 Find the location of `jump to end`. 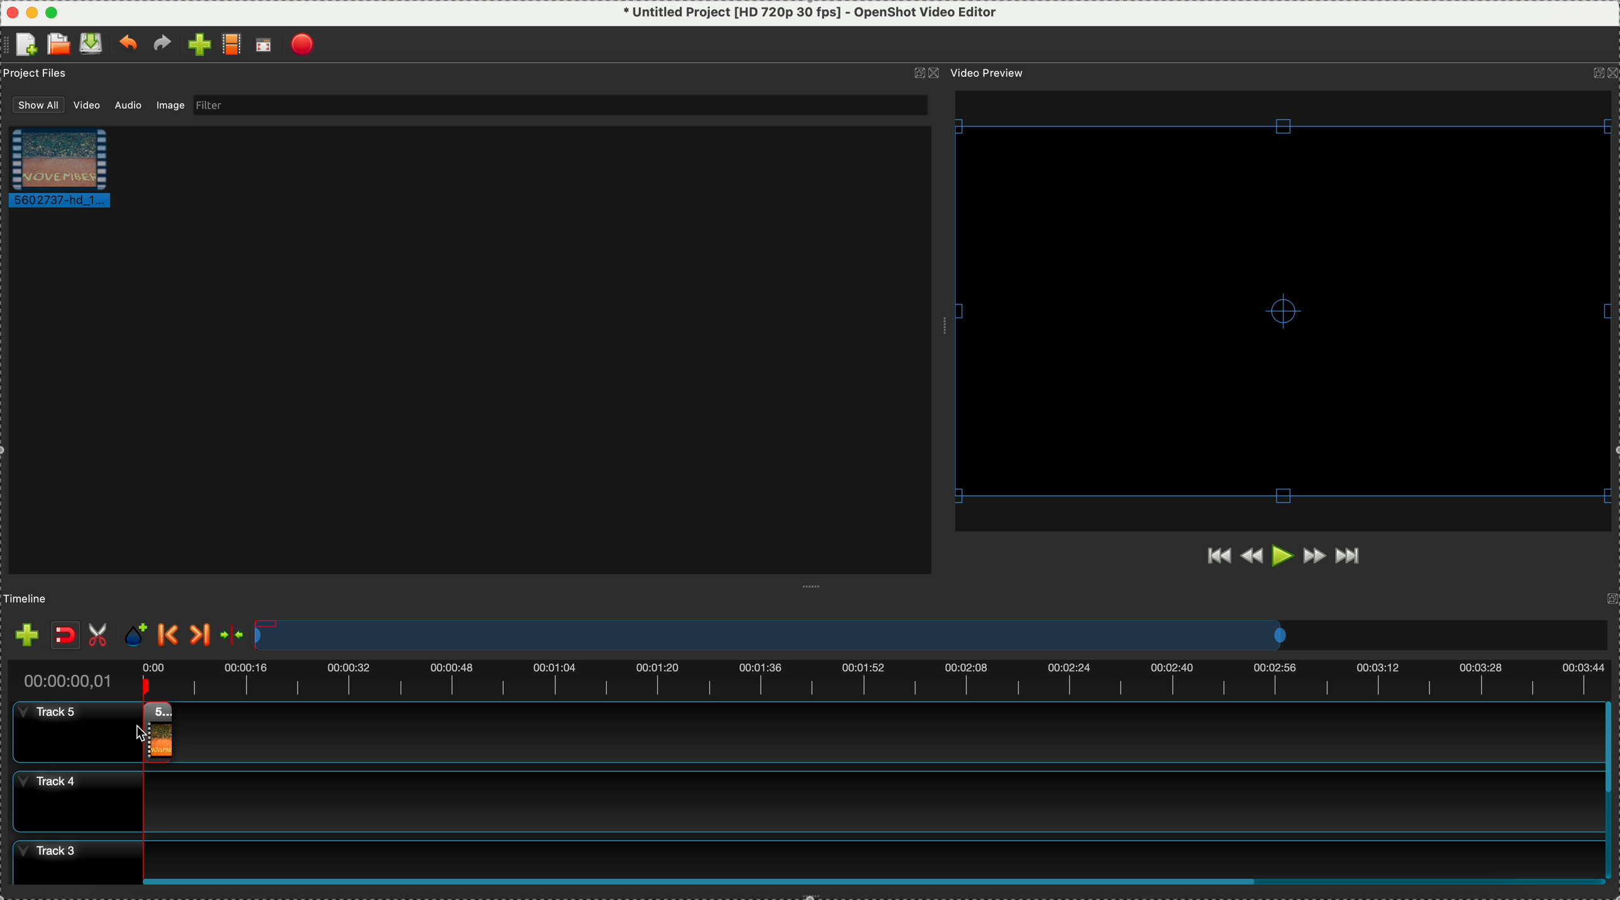

jump to end is located at coordinates (1353, 558).